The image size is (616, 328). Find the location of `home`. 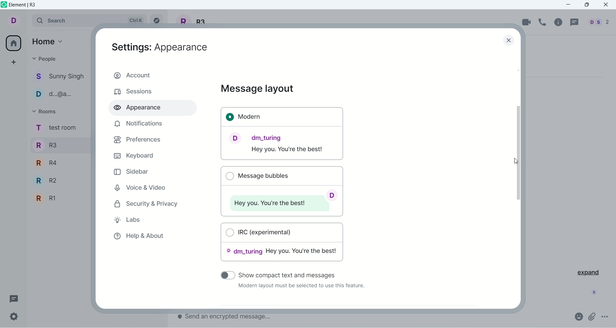

home is located at coordinates (49, 41).